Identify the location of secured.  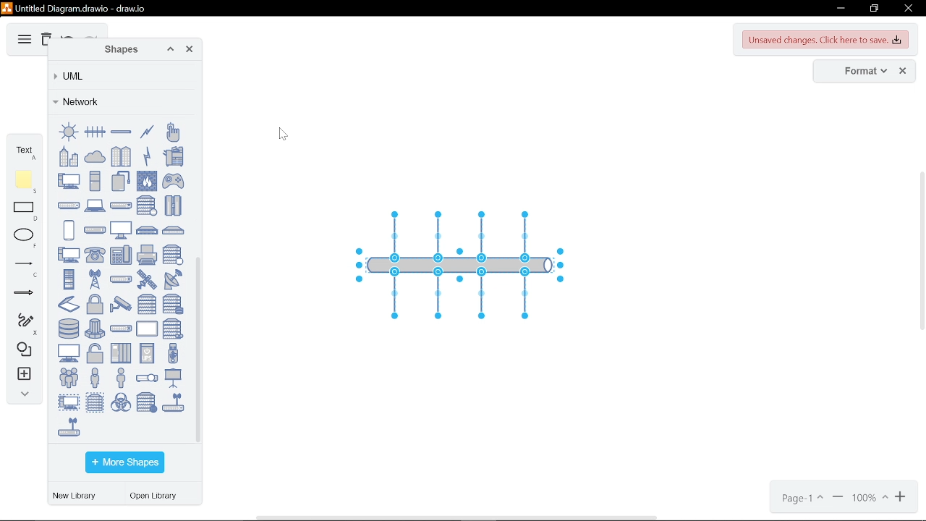
(95, 305).